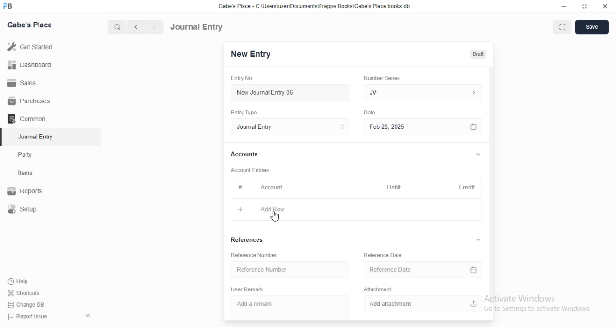  Describe the element at coordinates (247, 112) in the screenshot. I see `Entry Type` at that location.